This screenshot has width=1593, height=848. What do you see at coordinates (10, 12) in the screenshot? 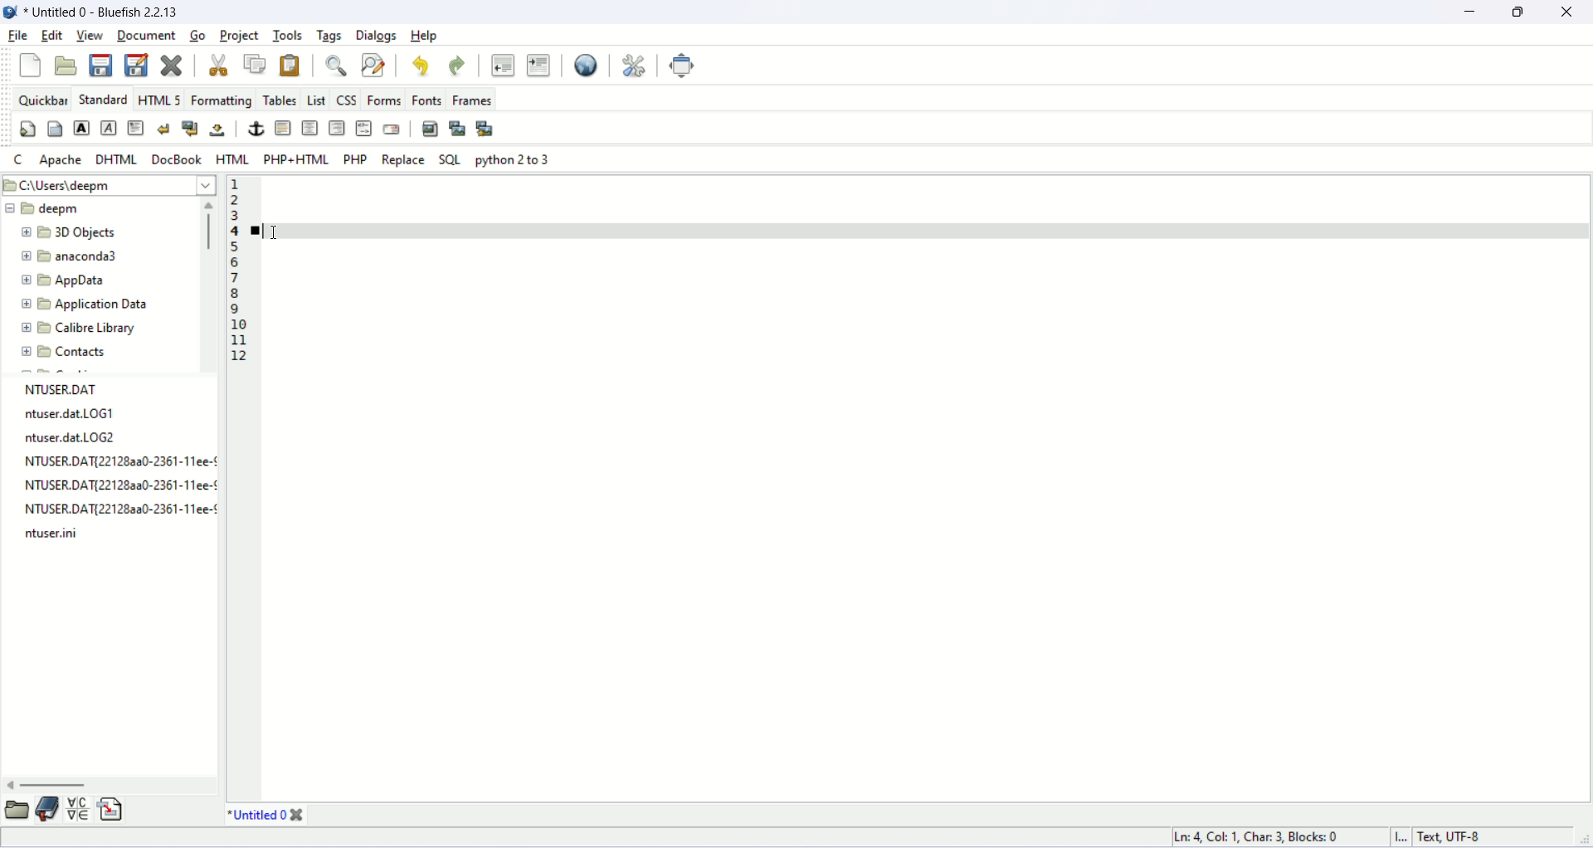
I see `logo` at bounding box center [10, 12].